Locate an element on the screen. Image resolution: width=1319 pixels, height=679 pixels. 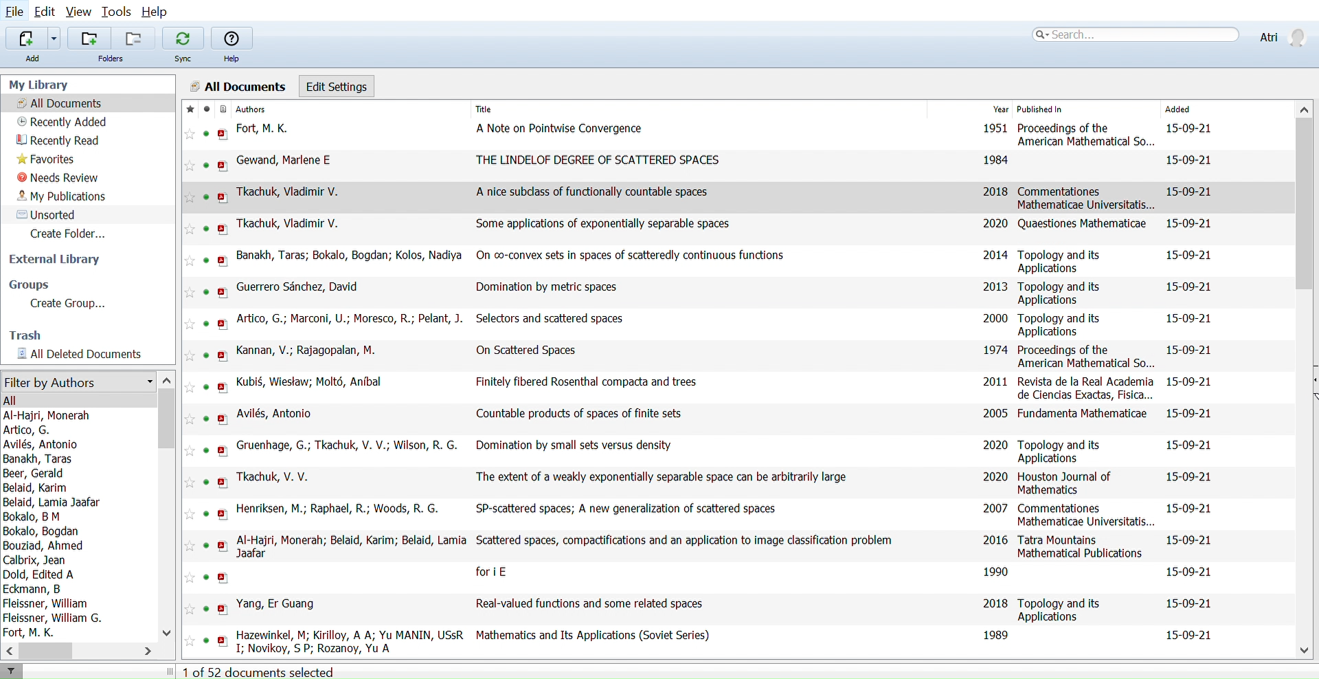
Fleissner, William G. is located at coordinates (55, 618).